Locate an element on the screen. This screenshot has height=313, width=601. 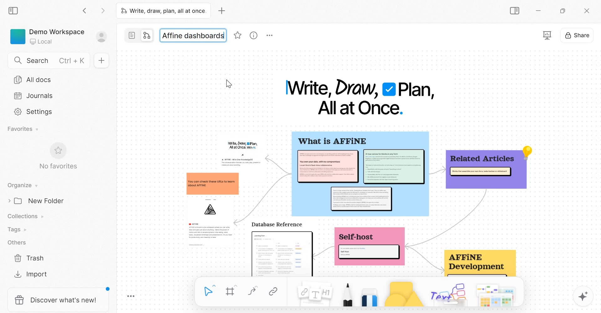
Write, draw, plan, all at once is located at coordinates (163, 11).